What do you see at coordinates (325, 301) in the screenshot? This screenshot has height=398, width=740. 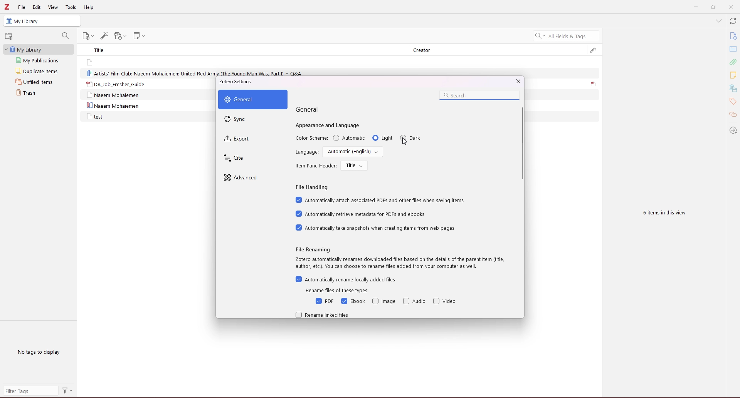 I see `pdf` at bounding box center [325, 301].